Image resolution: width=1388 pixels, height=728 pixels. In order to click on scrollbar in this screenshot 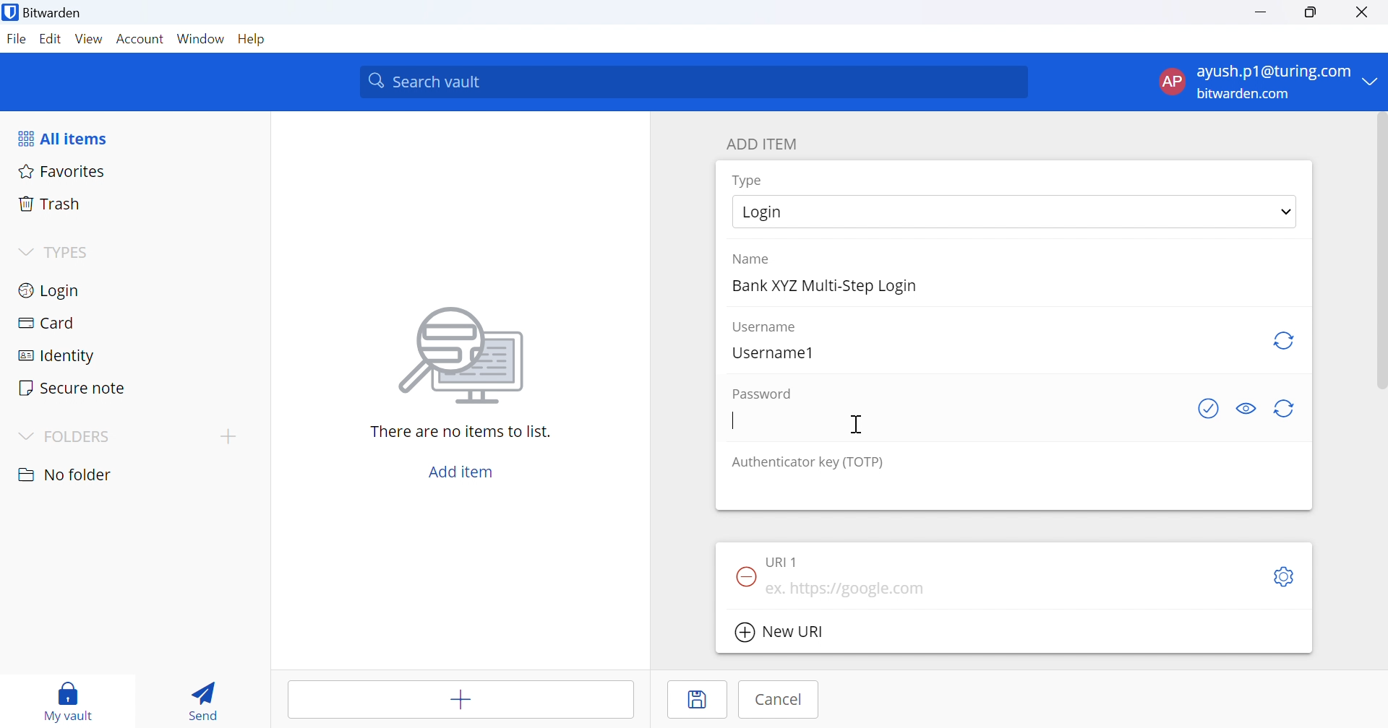, I will do `click(1379, 253)`.